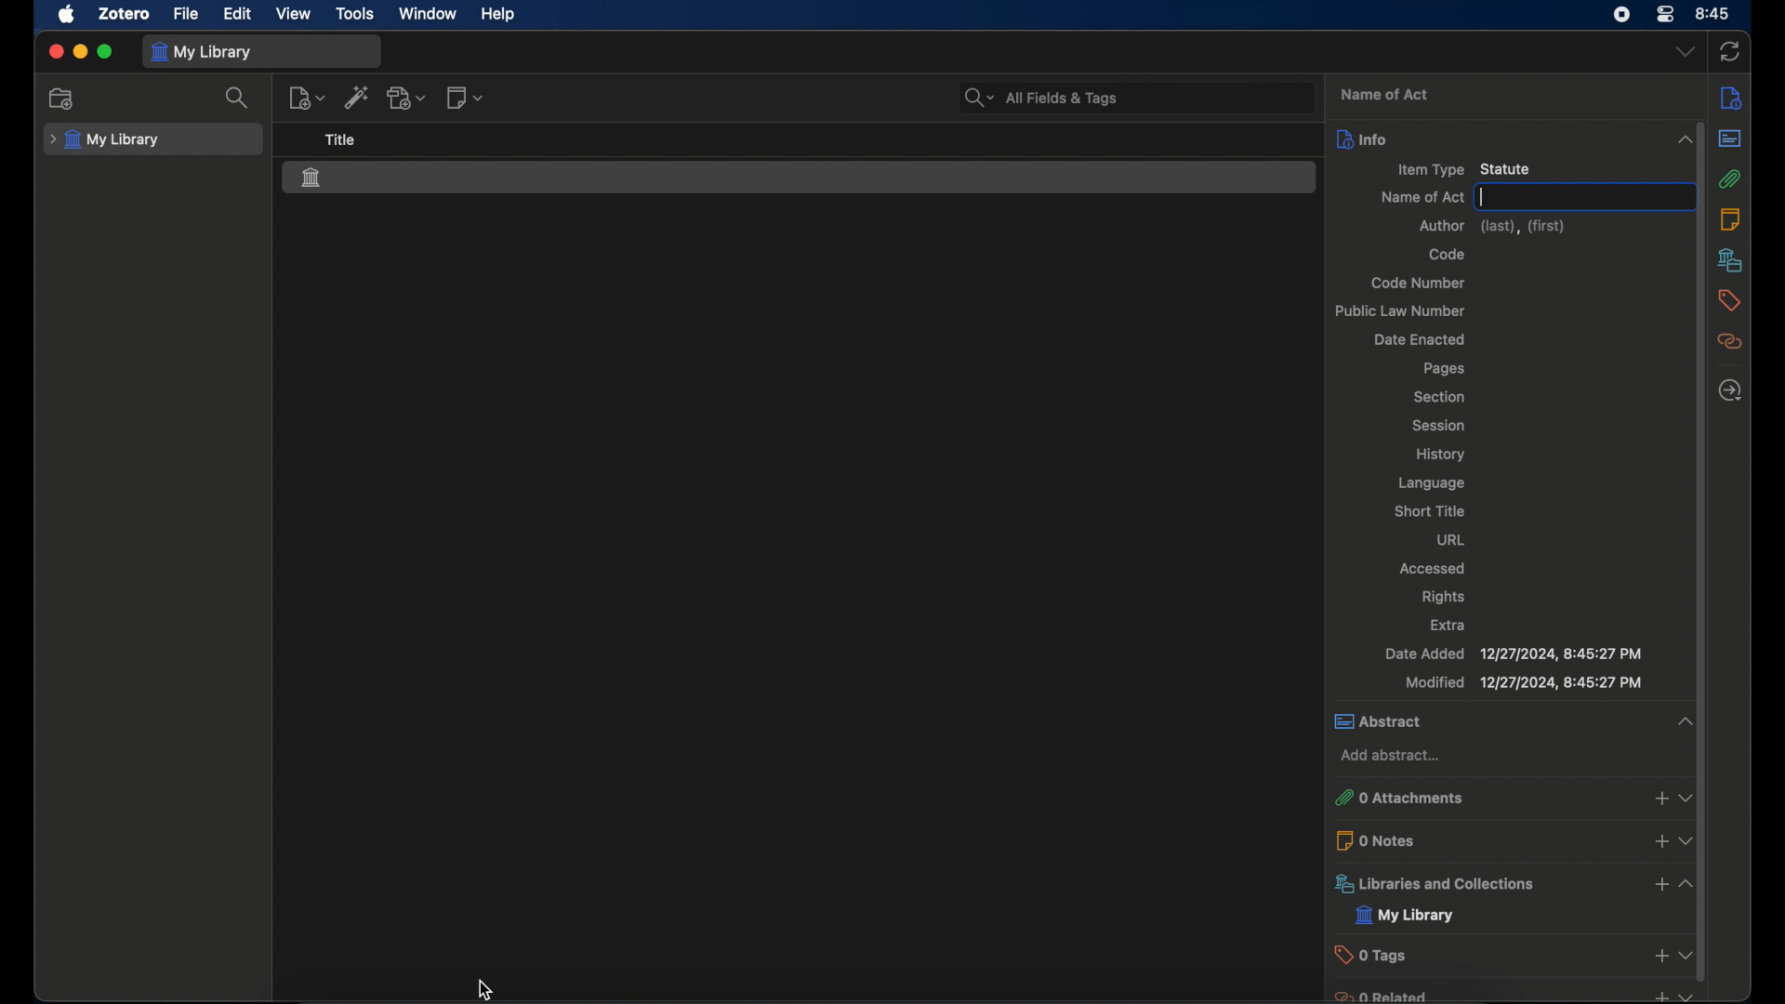 The image size is (1785, 1004). What do you see at coordinates (1523, 683) in the screenshot?
I see `modified` at bounding box center [1523, 683].